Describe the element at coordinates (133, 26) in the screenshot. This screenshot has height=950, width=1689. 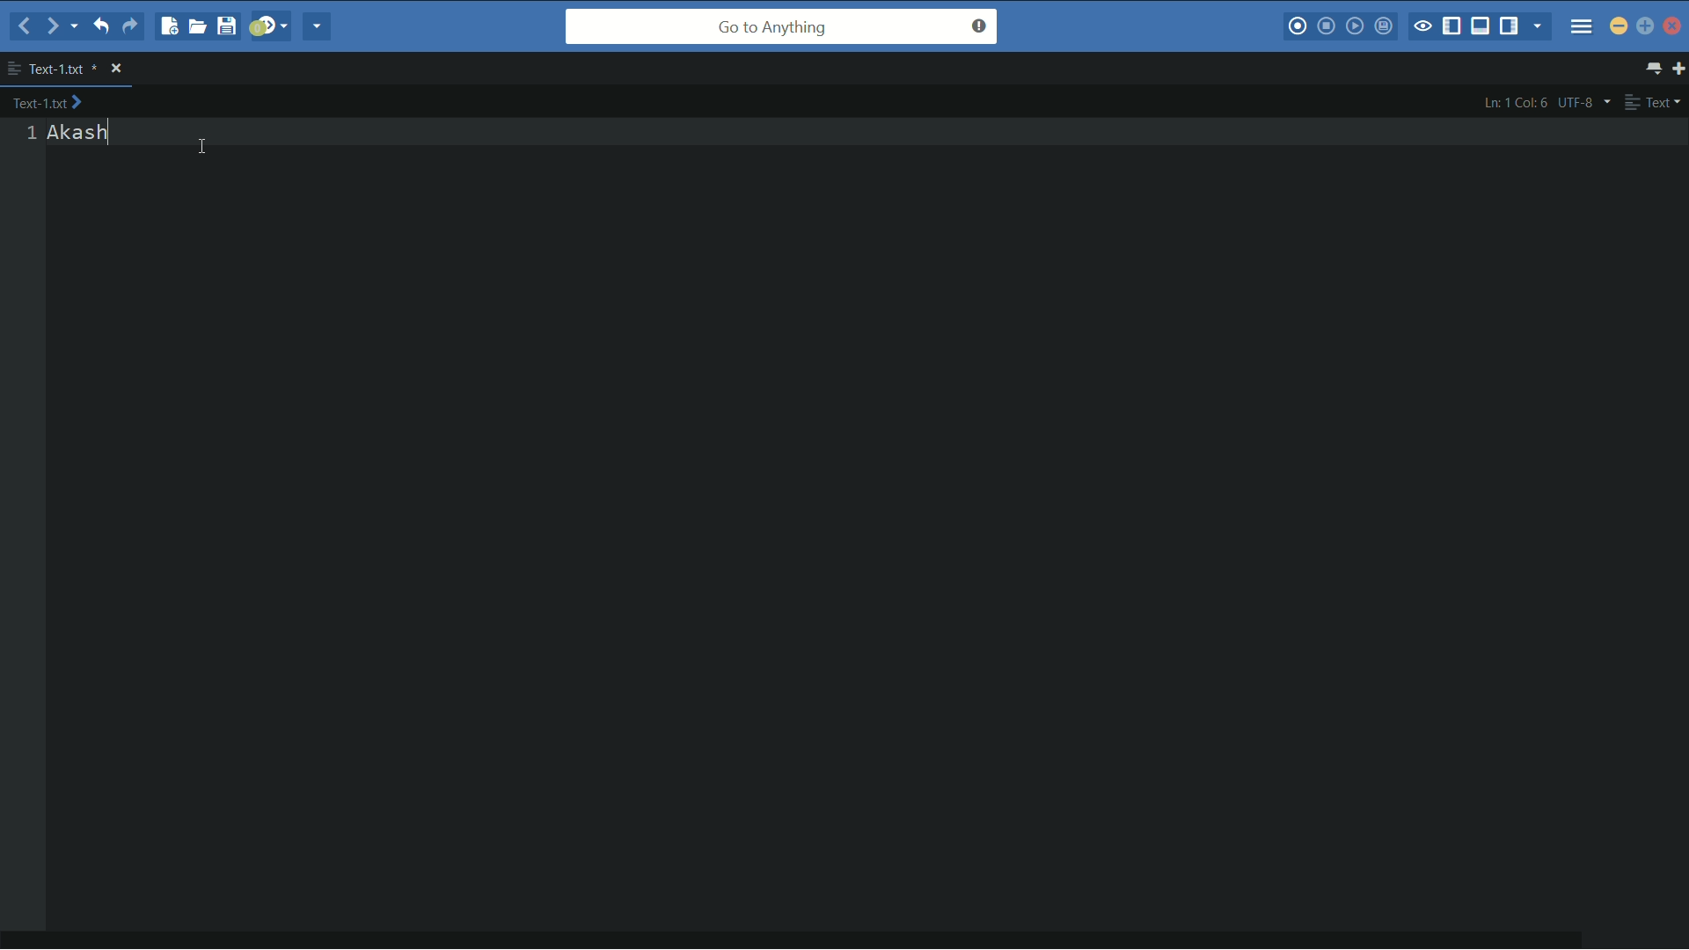
I see `redo` at that location.